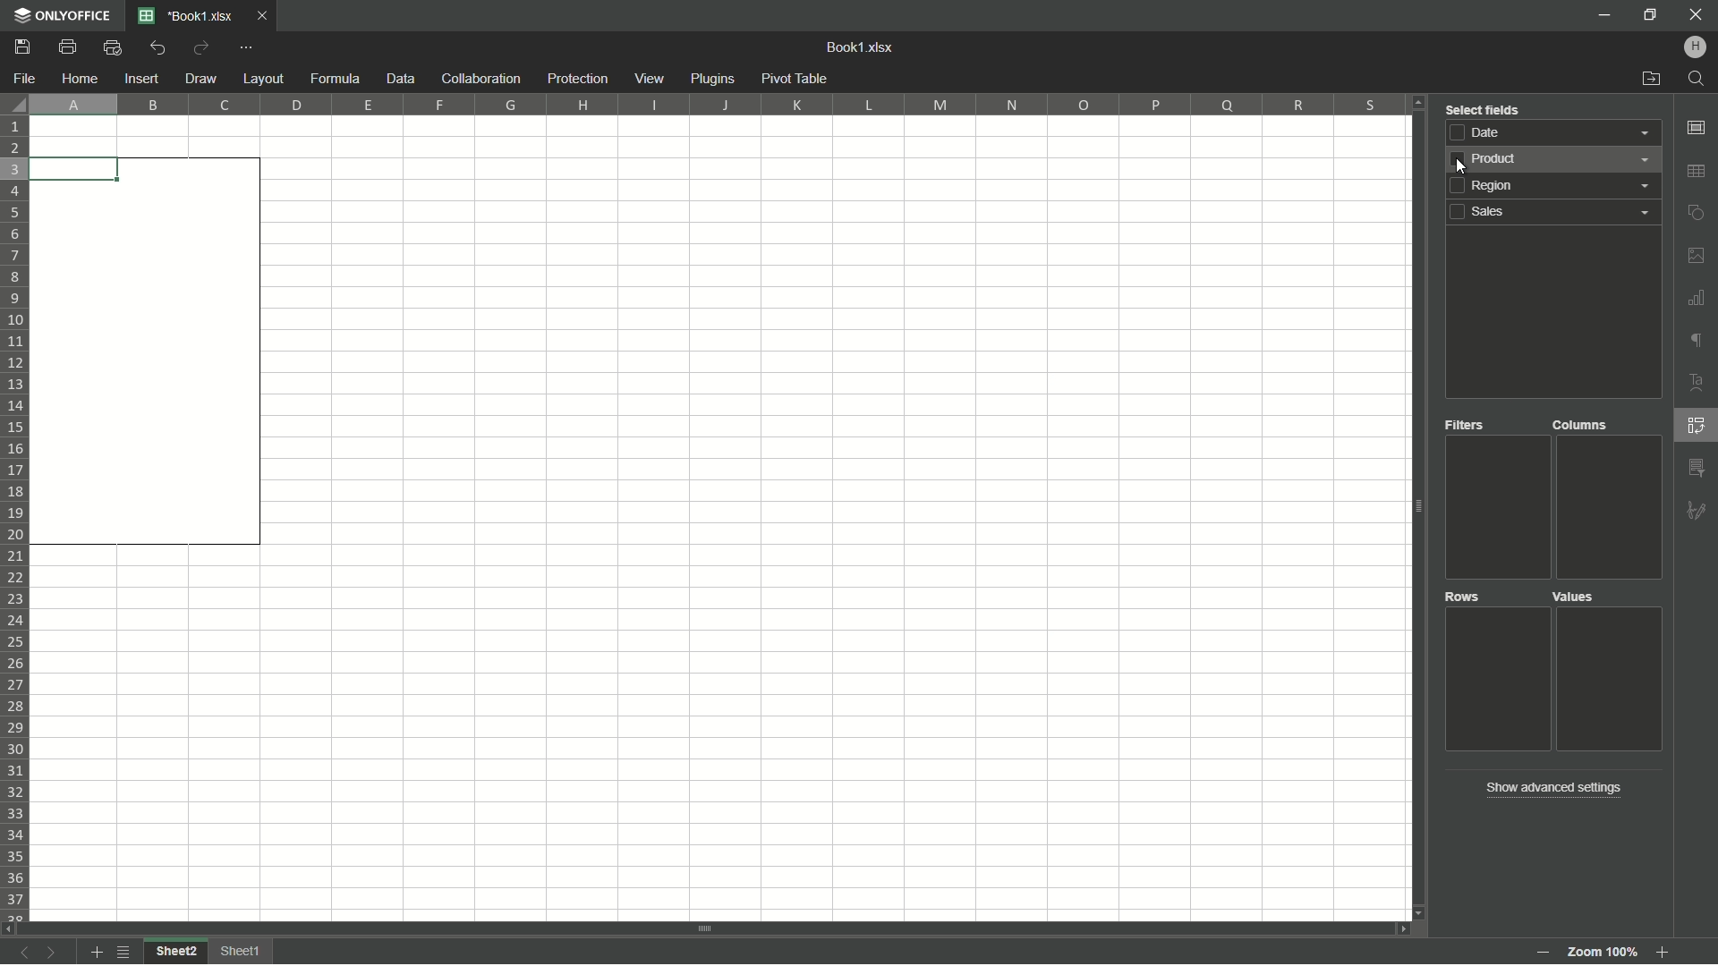 The width and height of the screenshot is (1718, 966). I want to click on scroll bar, so click(707, 928).